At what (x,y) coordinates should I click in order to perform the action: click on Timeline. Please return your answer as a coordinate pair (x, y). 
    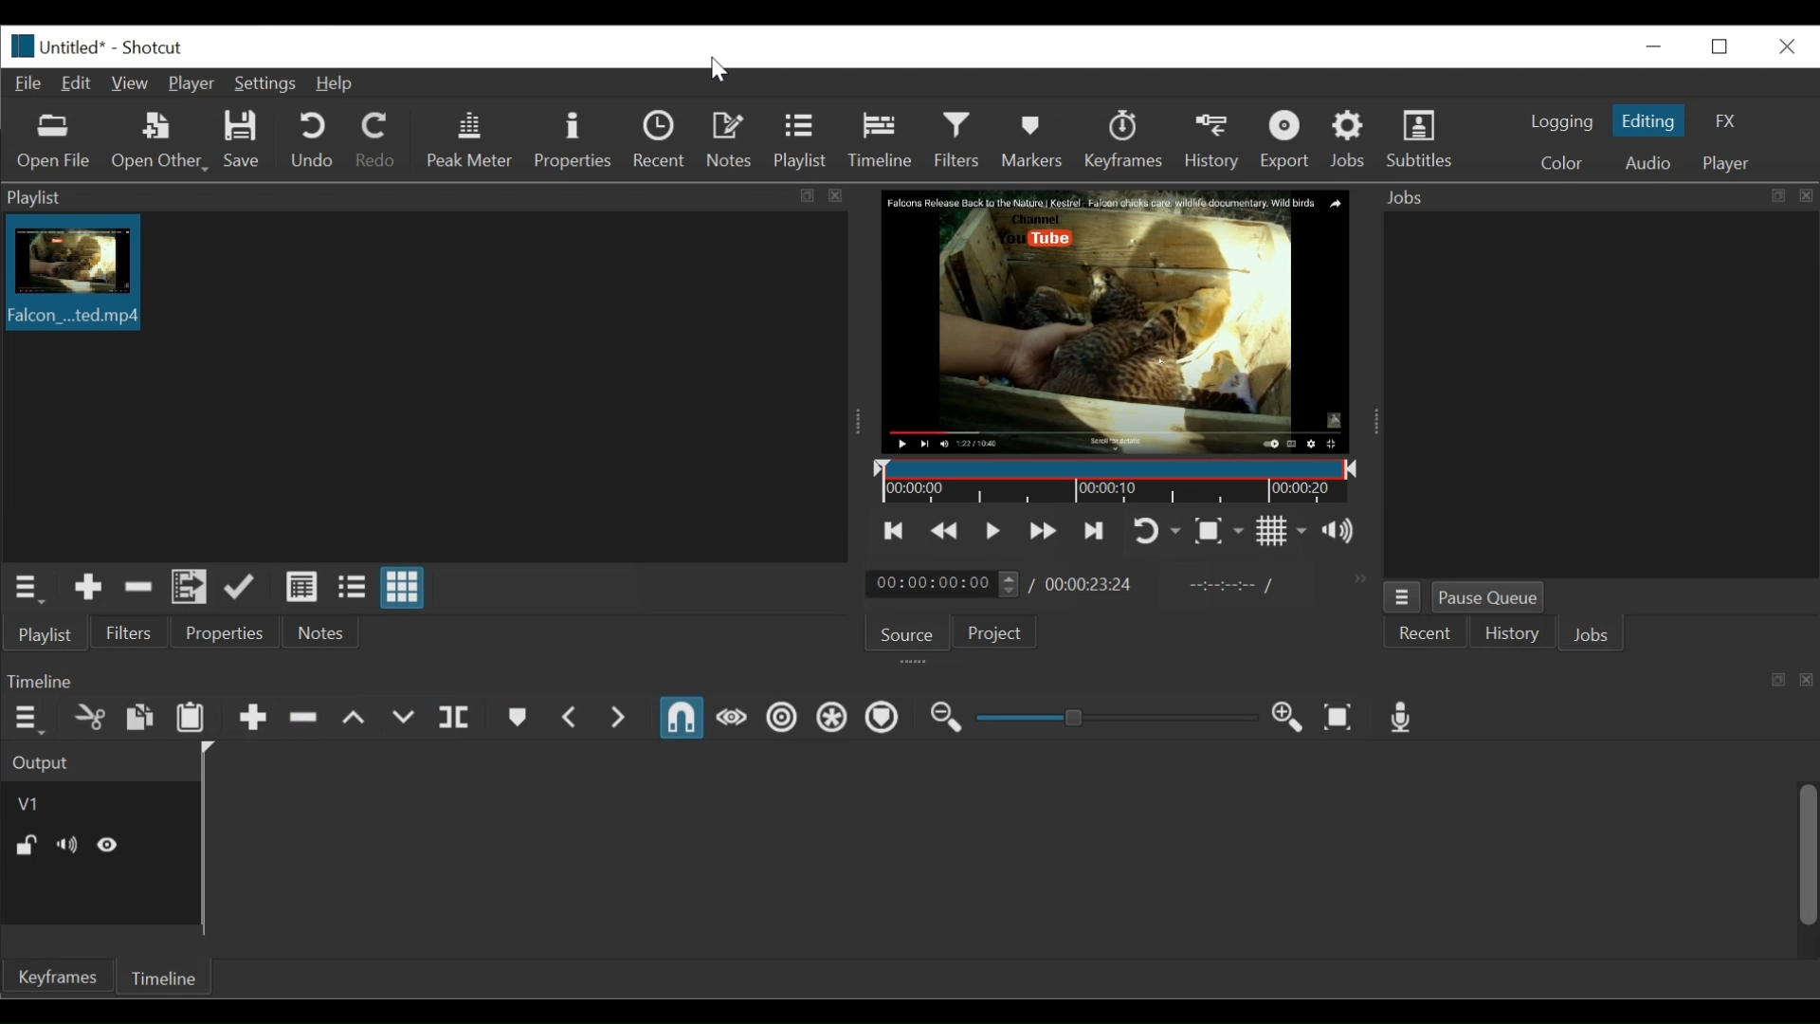
    Looking at the image, I should click on (884, 139).